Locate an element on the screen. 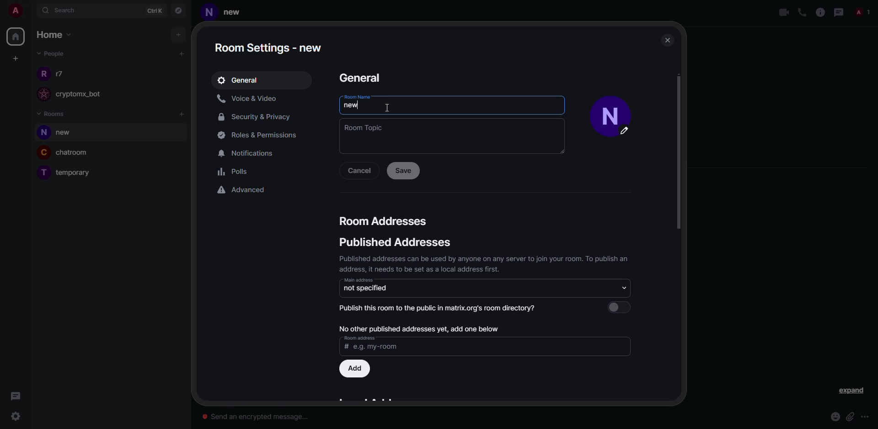 Image resolution: width=878 pixels, height=429 pixels. threads is located at coordinates (16, 396).